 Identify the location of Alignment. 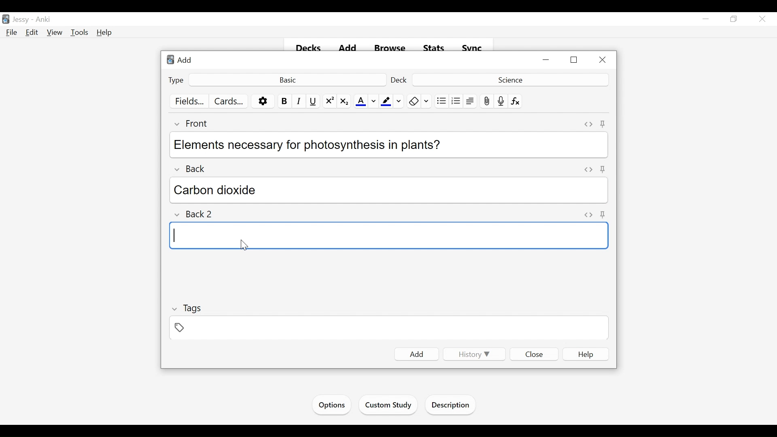
(470, 101).